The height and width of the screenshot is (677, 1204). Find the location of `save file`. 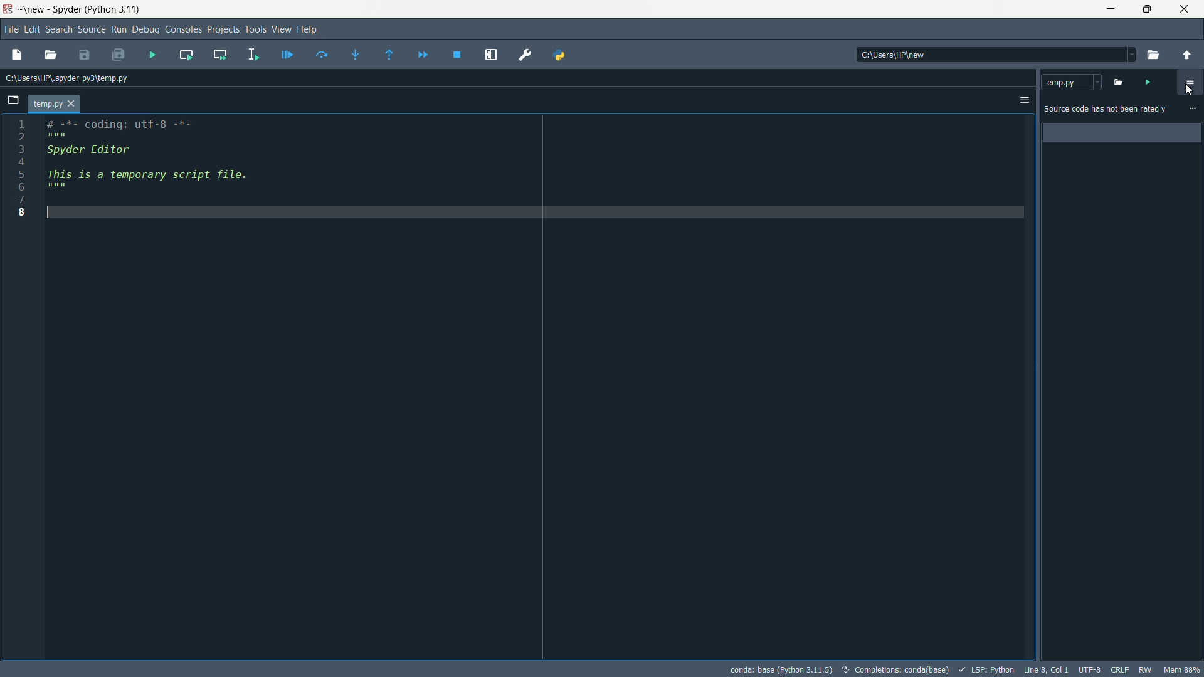

save file is located at coordinates (85, 56).